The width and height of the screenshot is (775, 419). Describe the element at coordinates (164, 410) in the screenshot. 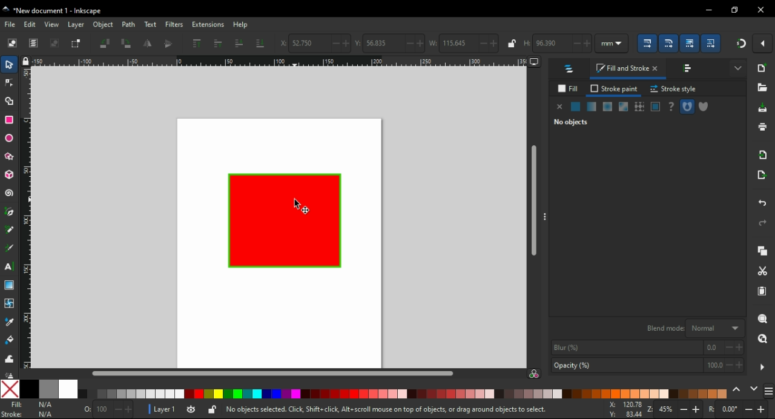

I see `layer1` at that location.